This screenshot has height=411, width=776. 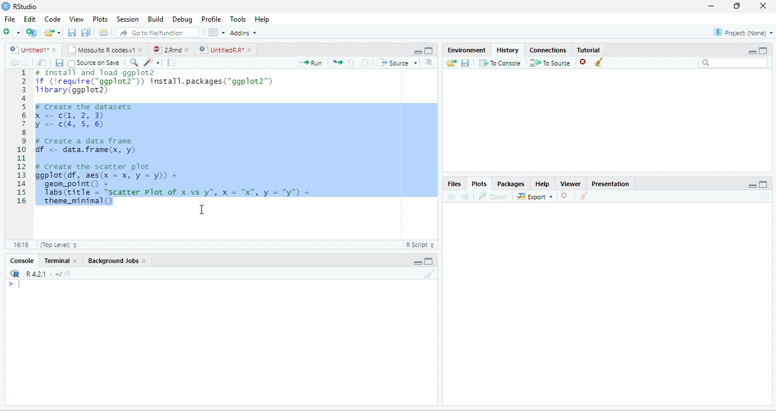 I want to click on Go back to previous source location, so click(x=14, y=63).